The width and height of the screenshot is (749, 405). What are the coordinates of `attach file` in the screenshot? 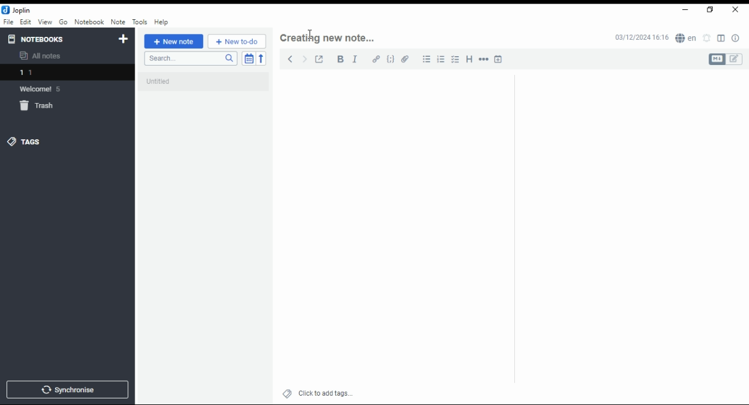 It's located at (406, 59).